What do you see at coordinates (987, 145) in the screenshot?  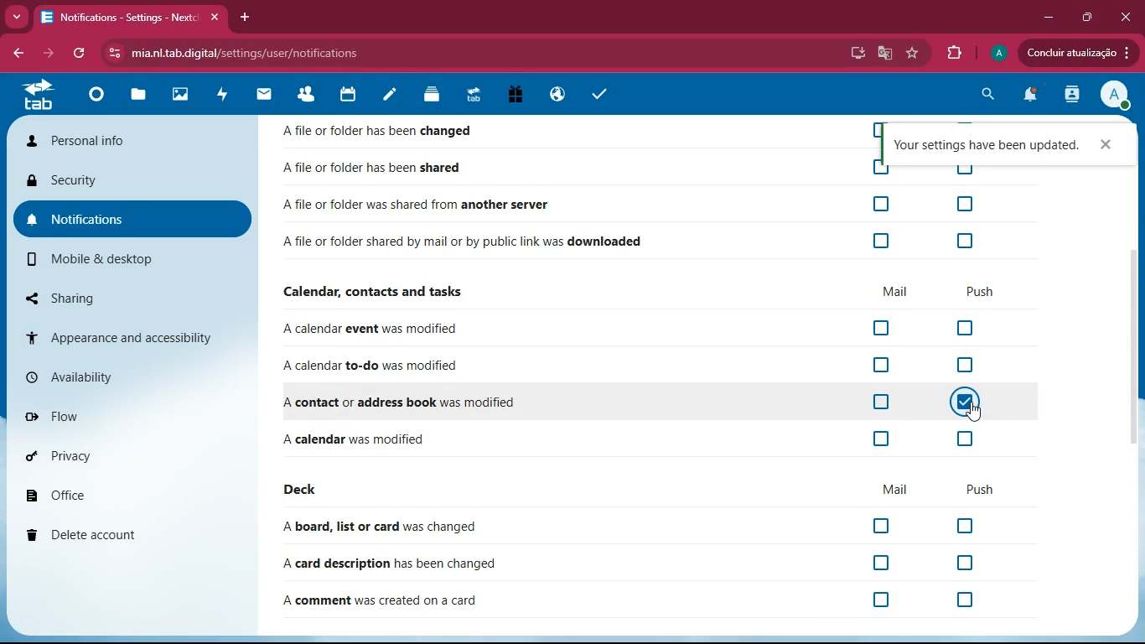 I see `Your settings have been updated` at bounding box center [987, 145].